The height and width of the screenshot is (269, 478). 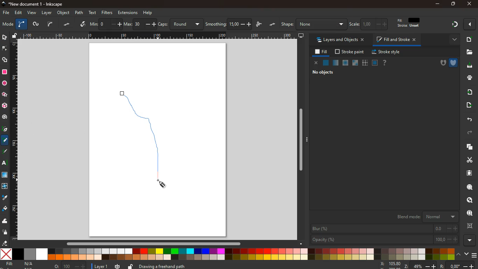 I want to click on glass, so click(x=356, y=63).